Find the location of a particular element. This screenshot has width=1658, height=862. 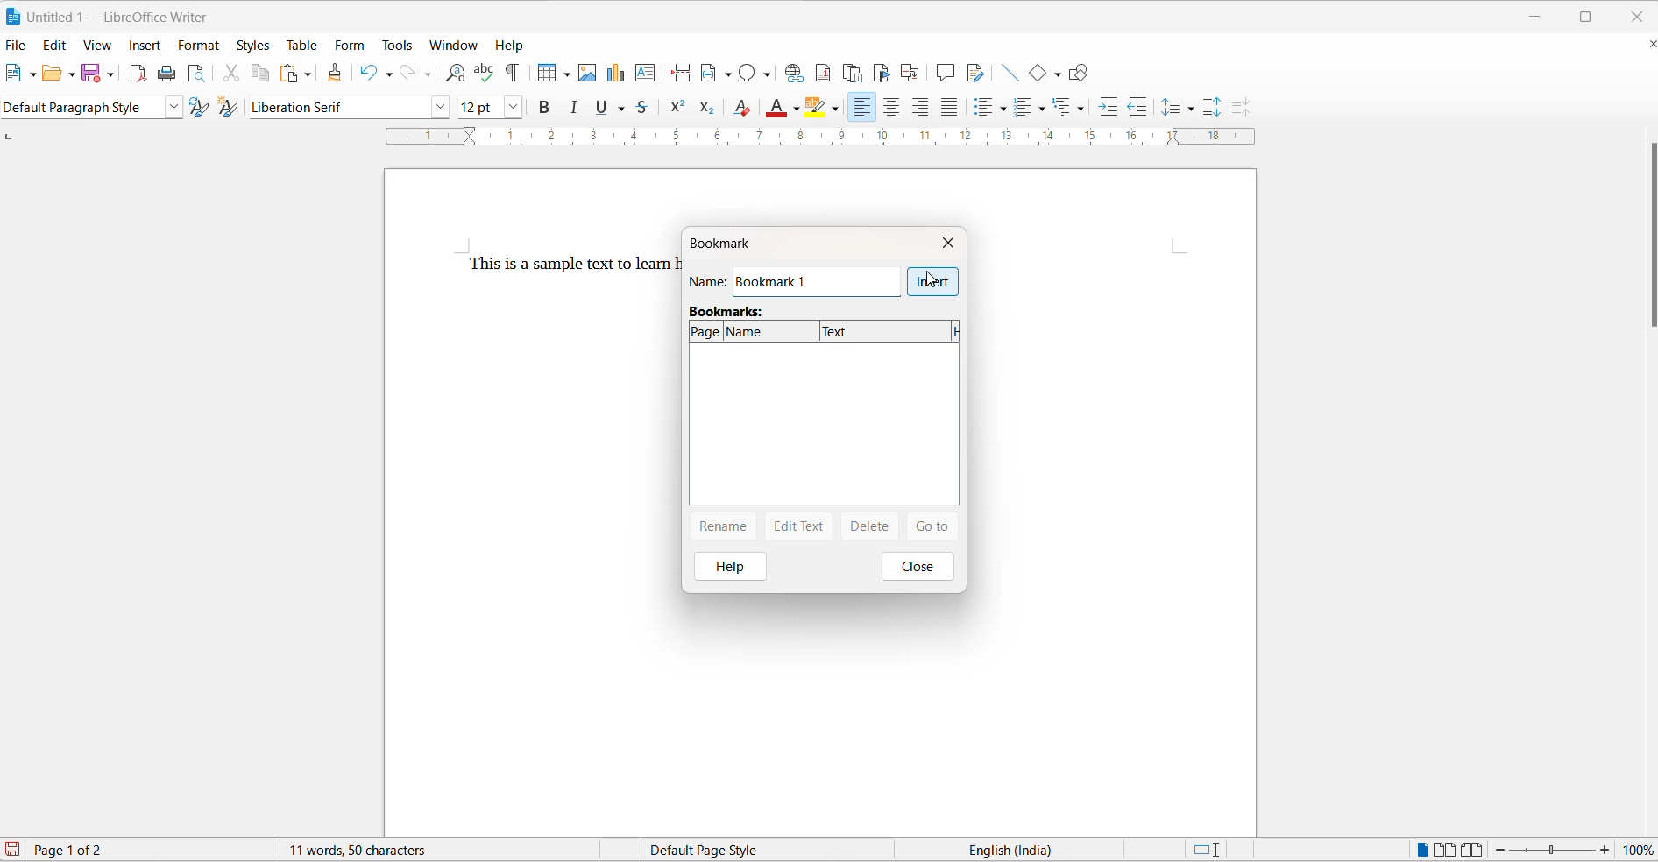

find and replace is located at coordinates (456, 72).